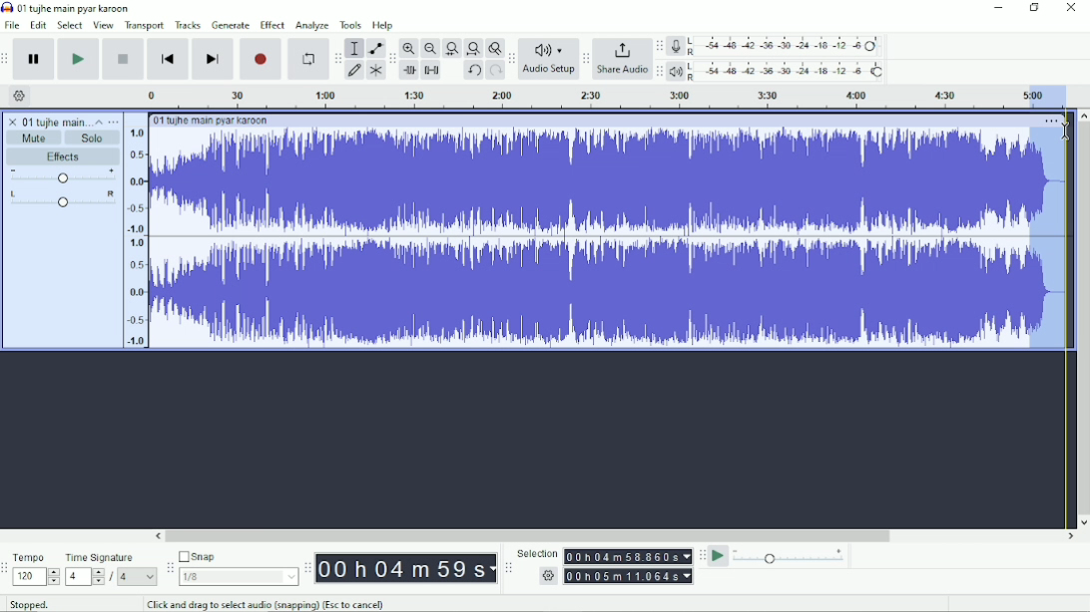  What do you see at coordinates (308, 60) in the screenshot?
I see `Enable looping` at bounding box center [308, 60].